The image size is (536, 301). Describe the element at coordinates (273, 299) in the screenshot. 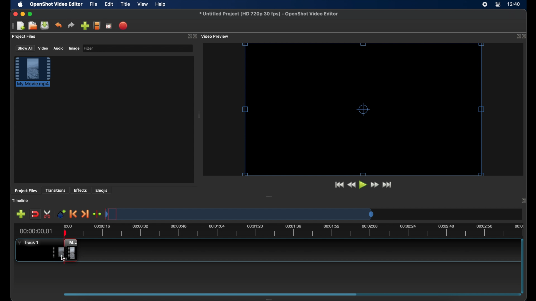

I see `drag handle ` at that location.